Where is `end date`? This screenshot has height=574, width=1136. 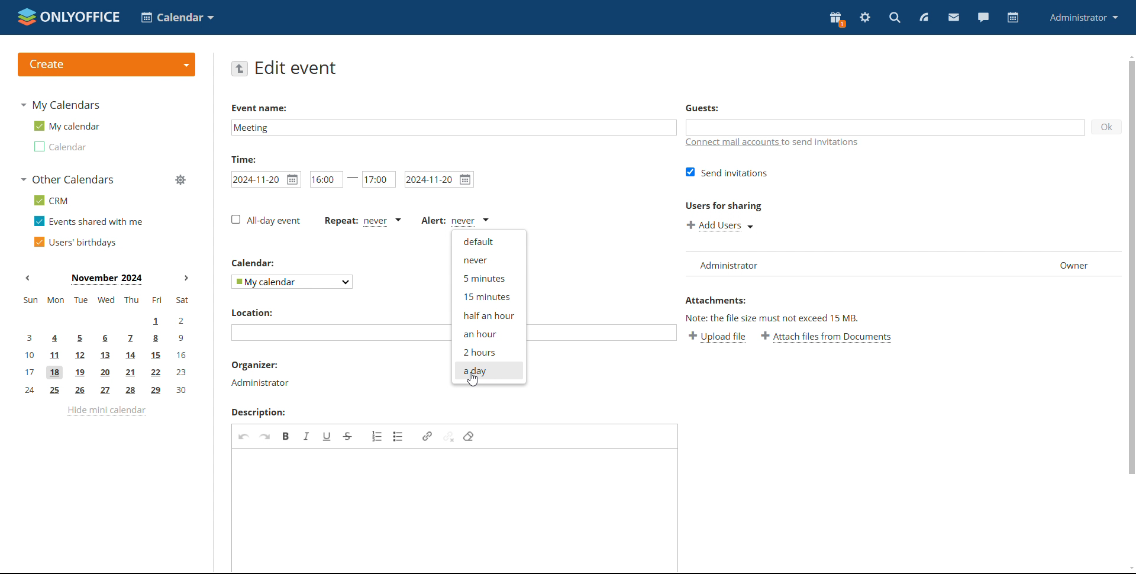 end date is located at coordinates (439, 179).